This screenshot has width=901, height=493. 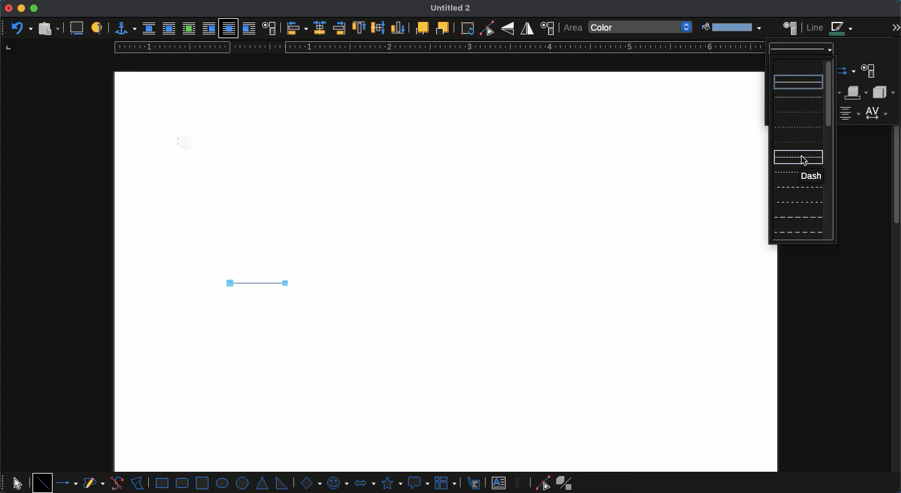 What do you see at coordinates (797, 187) in the screenshot?
I see `Long dash` at bounding box center [797, 187].